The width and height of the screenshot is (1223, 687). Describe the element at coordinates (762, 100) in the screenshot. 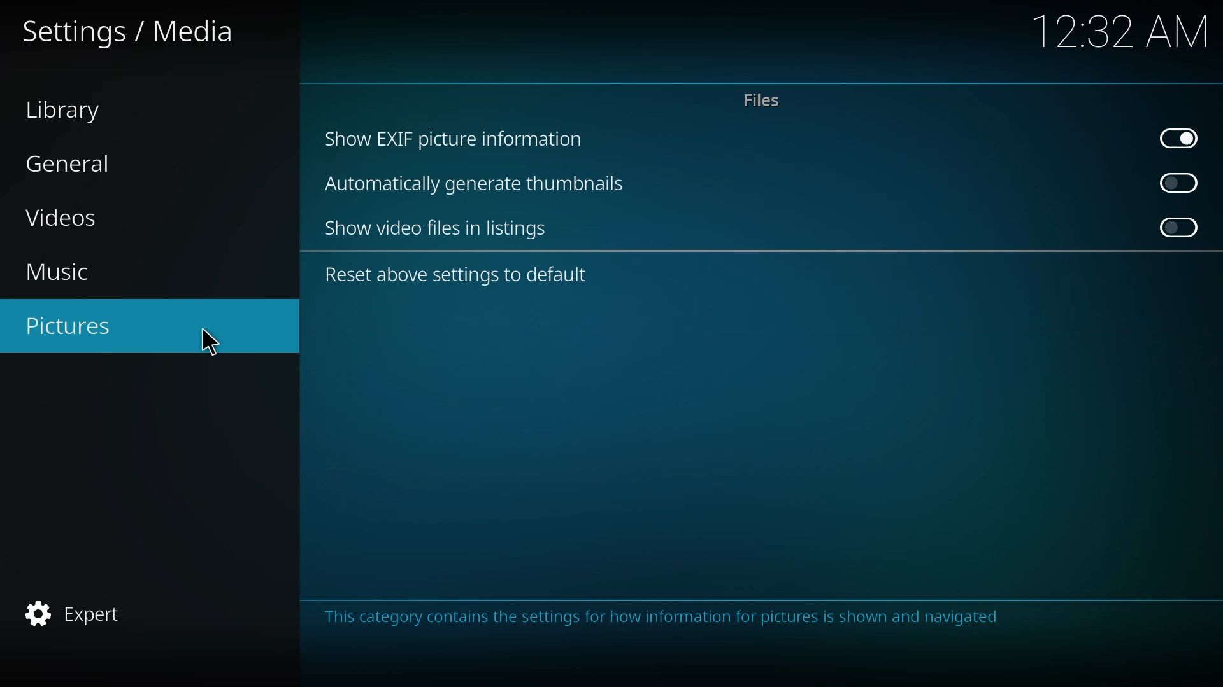

I see `files` at that location.